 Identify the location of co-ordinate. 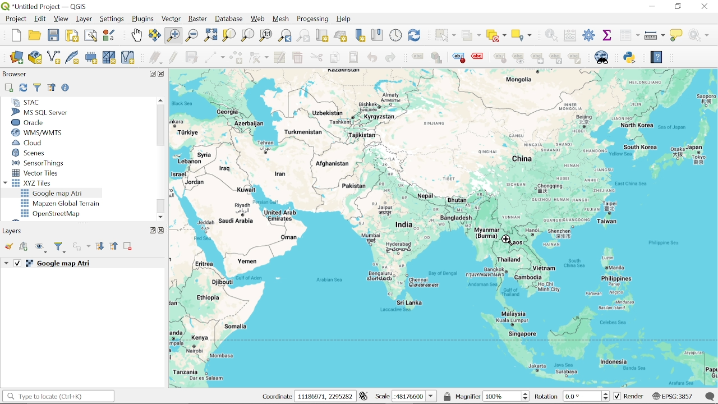
(274, 397).